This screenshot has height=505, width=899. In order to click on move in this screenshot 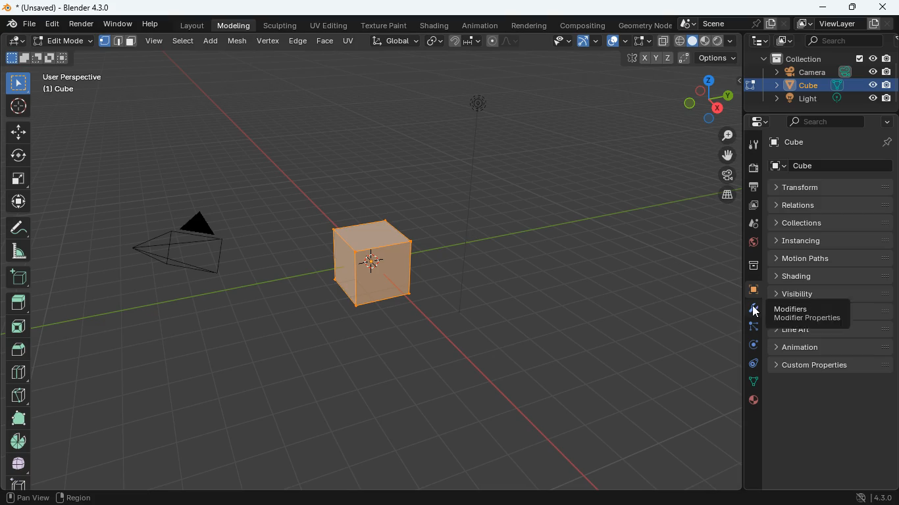, I will do `click(724, 156)`.